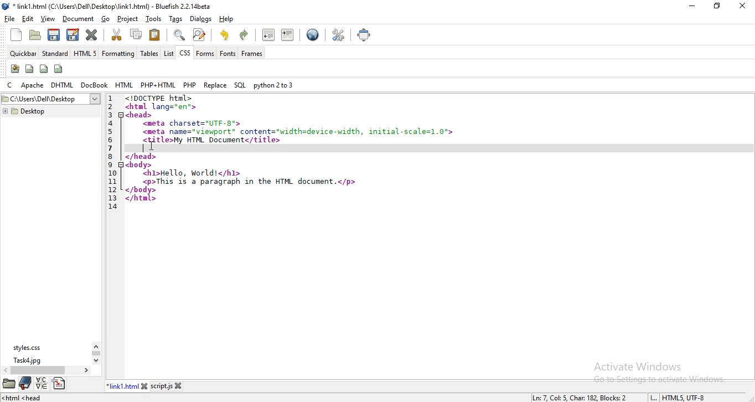 The width and height of the screenshot is (755, 402). Describe the element at coordinates (110, 132) in the screenshot. I see `5` at that location.